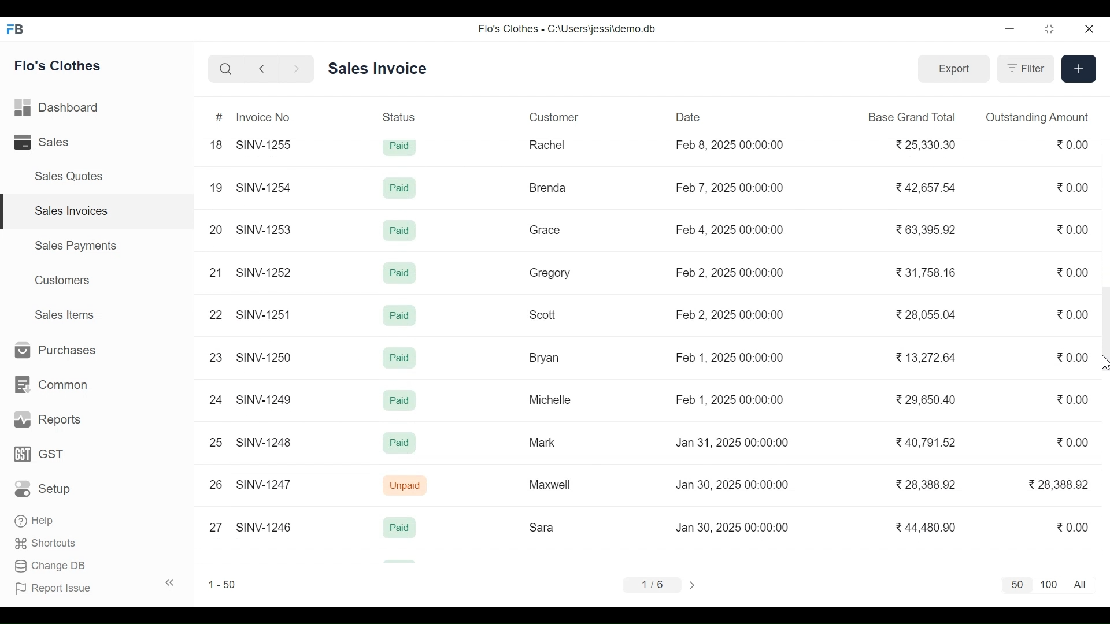  What do you see at coordinates (98, 211) in the screenshot?
I see `Sales Invoices` at bounding box center [98, 211].